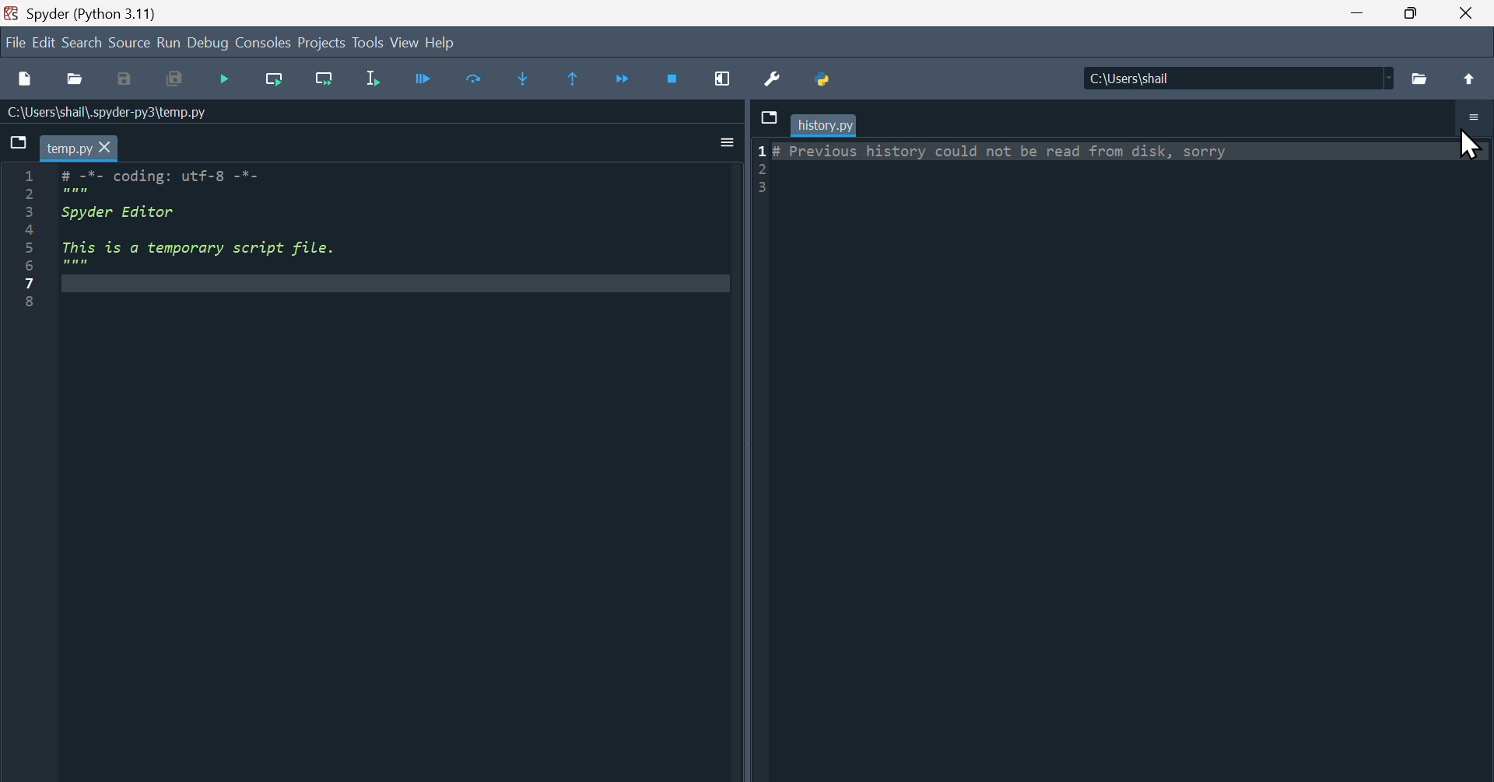 The width and height of the screenshot is (1494, 782). What do you see at coordinates (177, 80) in the screenshot?
I see `Save all` at bounding box center [177, 80].